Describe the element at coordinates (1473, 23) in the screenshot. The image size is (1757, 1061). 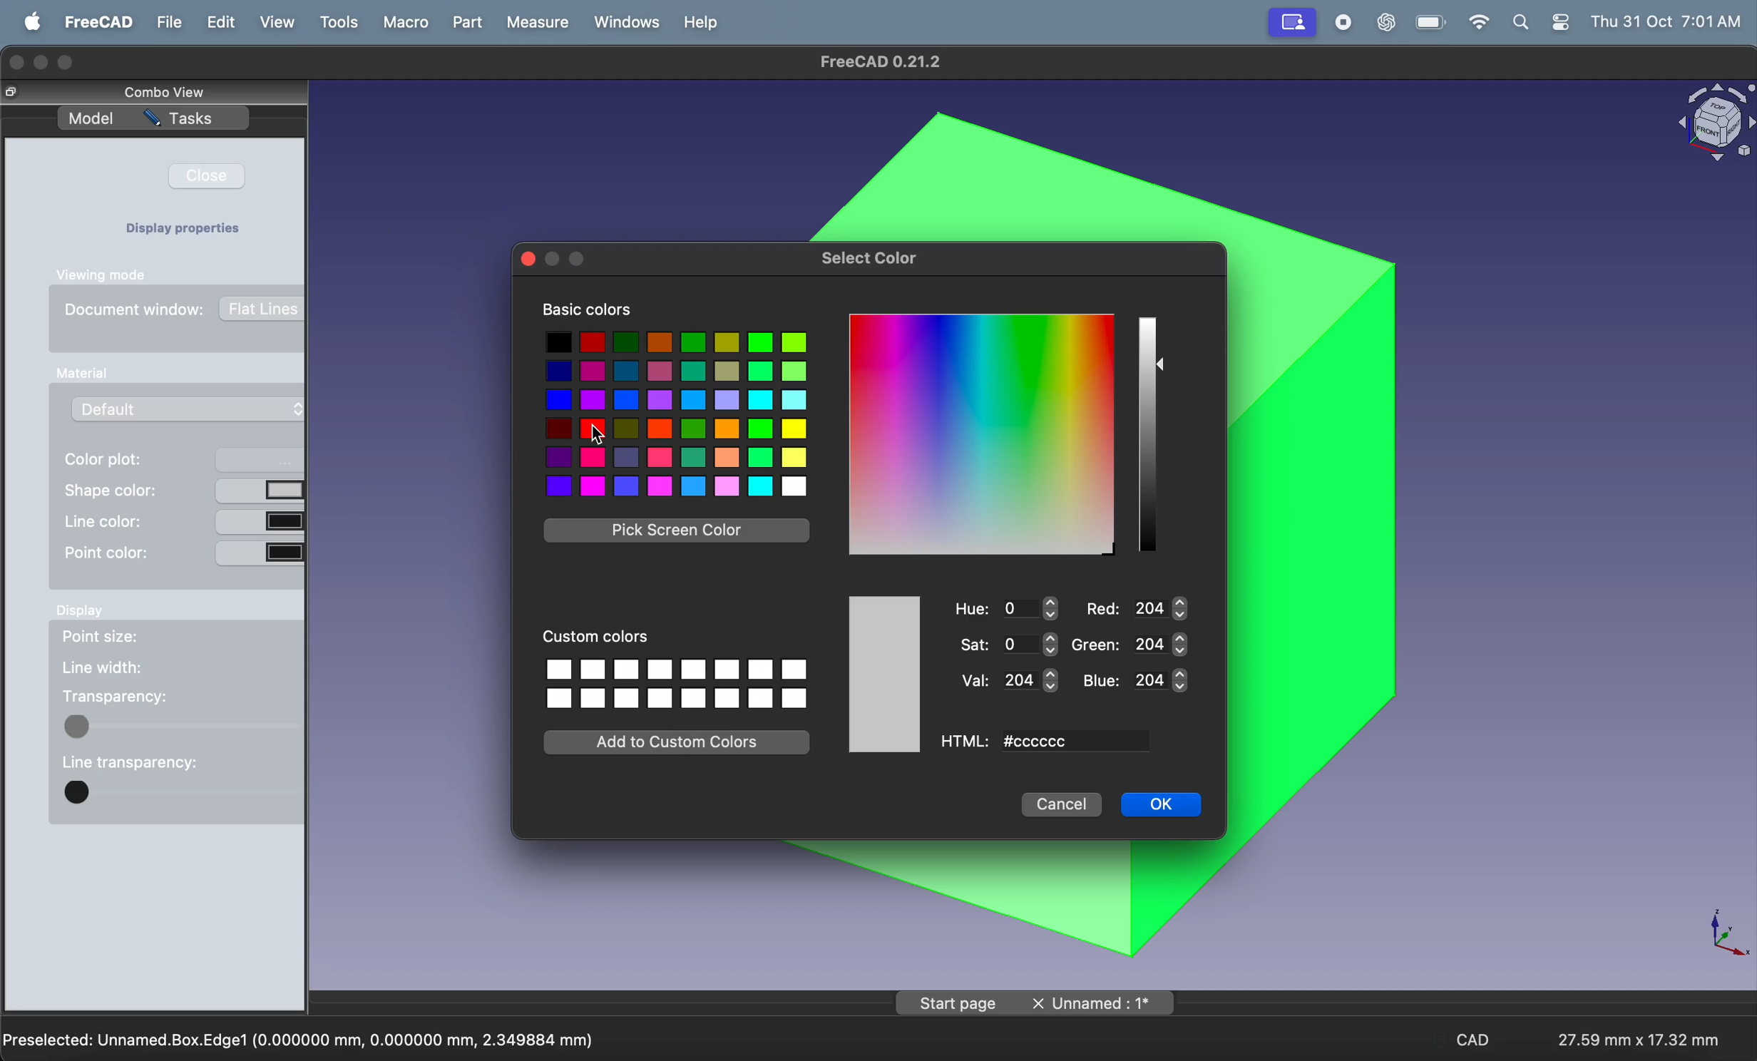
I see `wifi` at that location.